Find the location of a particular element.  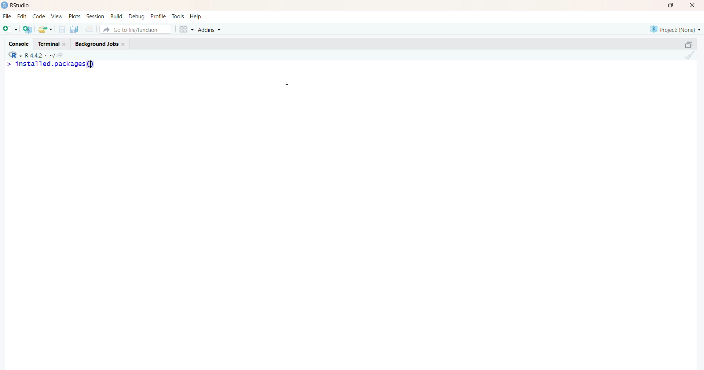

Go to file/function is located at coordinates (137, 29).